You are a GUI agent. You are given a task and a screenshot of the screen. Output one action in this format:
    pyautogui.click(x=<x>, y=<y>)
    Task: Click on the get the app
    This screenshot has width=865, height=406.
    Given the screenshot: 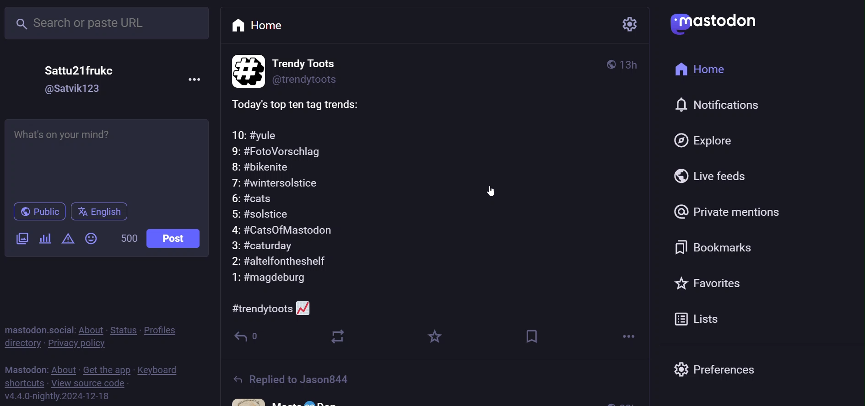 What is the action you would take?
    pyautogui.click(x=107, y=369)
    